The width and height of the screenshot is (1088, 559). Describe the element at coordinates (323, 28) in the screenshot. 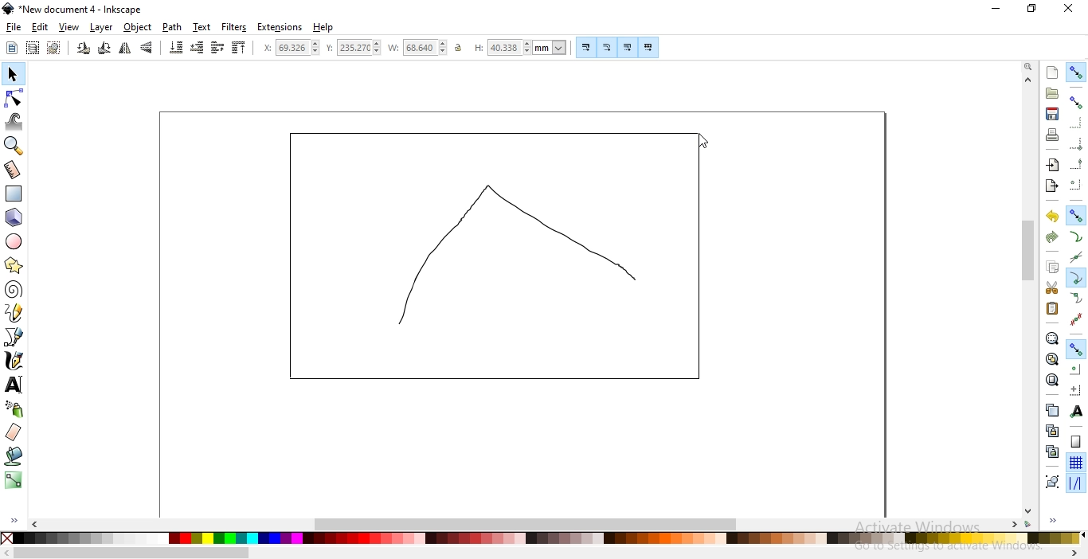

I see `help` at that location.